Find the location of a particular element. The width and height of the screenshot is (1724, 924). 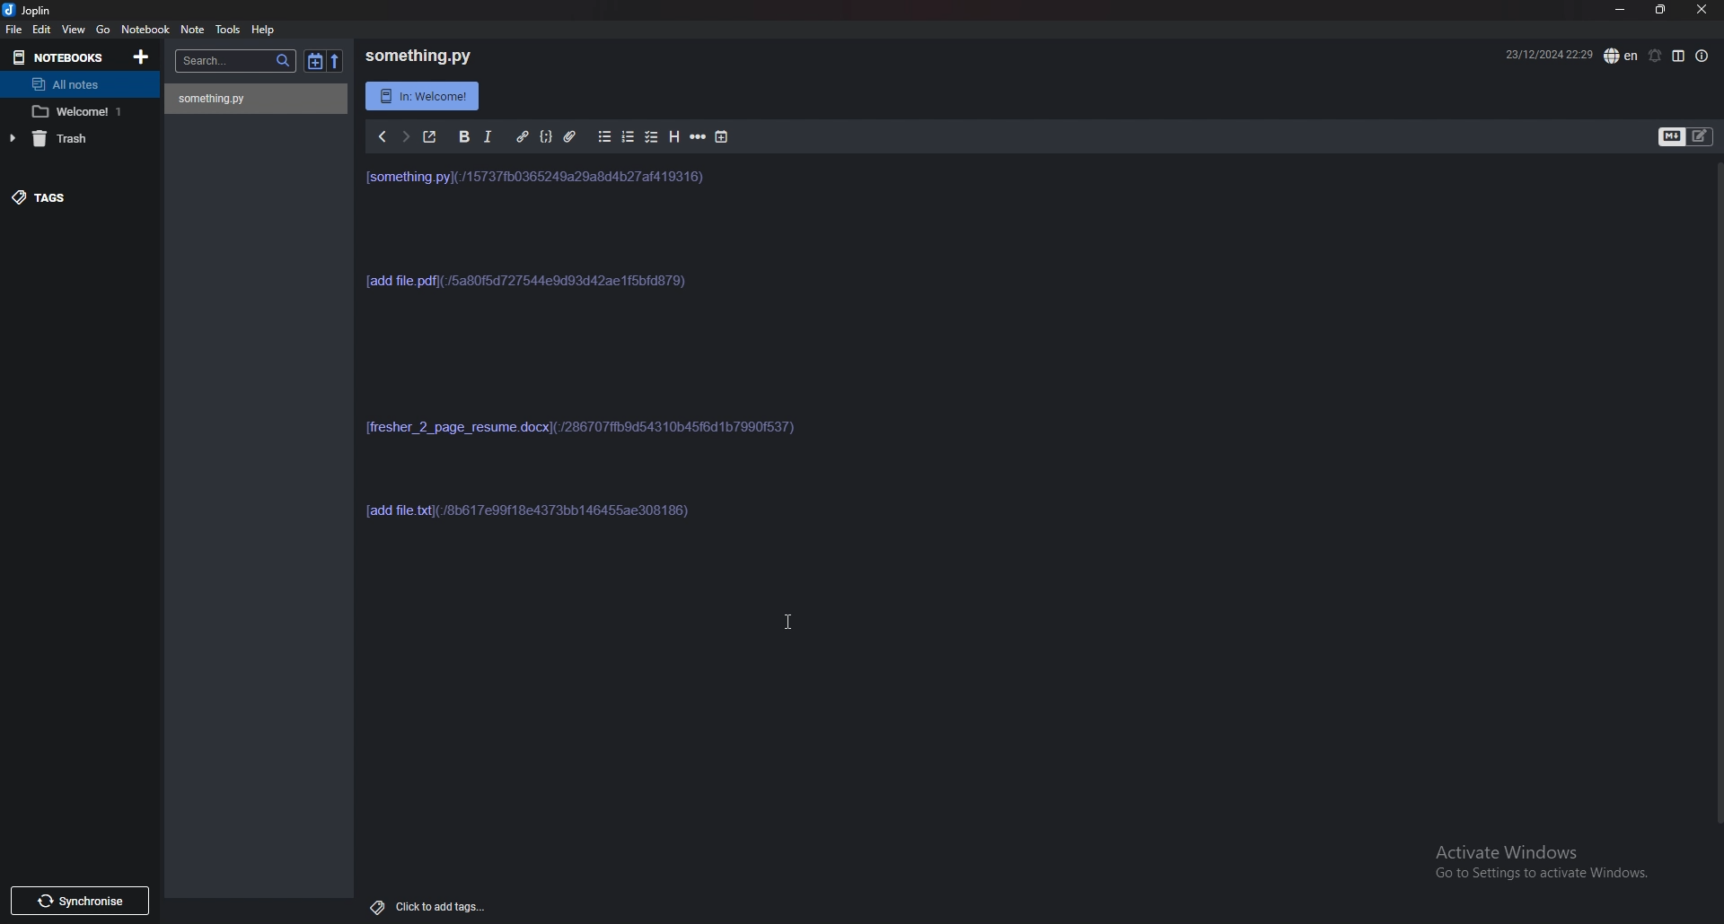

go is located at coordinates (102, 31).